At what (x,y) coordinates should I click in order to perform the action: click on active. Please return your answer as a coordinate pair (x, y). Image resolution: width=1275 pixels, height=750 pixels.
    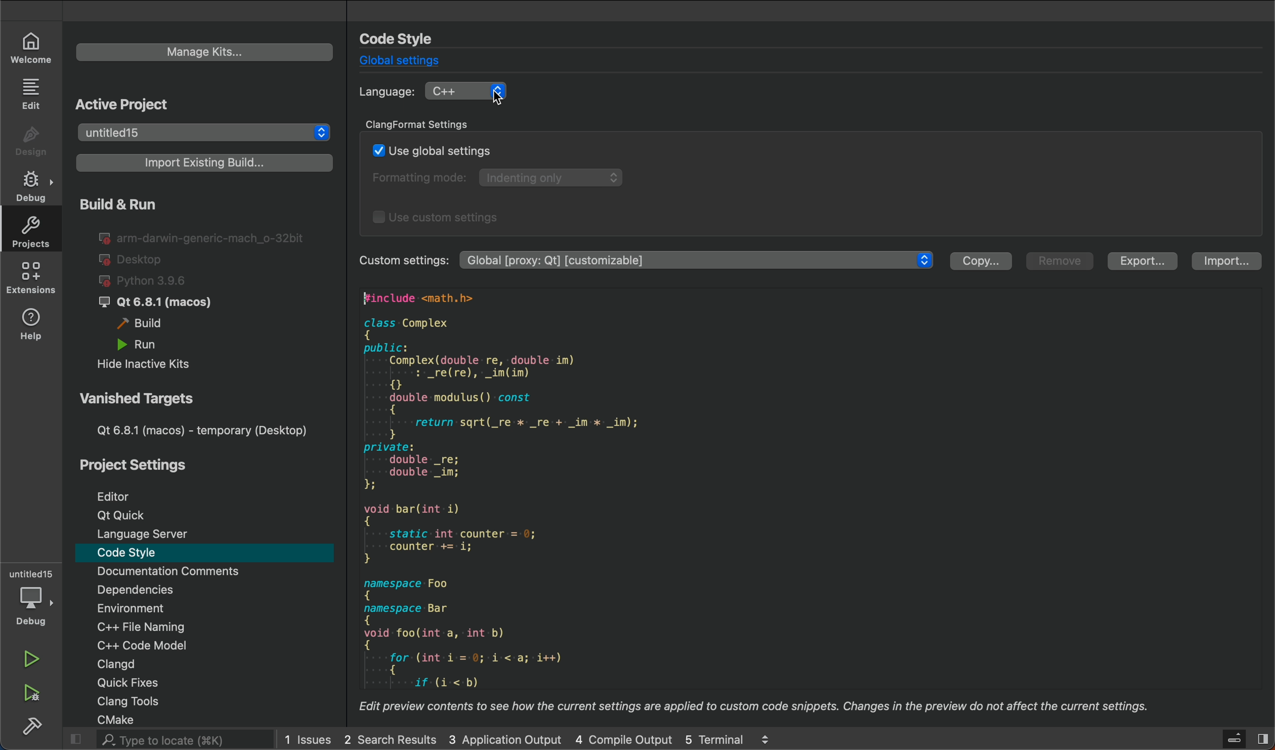
    Looking at the image, I should click on (127, 103).